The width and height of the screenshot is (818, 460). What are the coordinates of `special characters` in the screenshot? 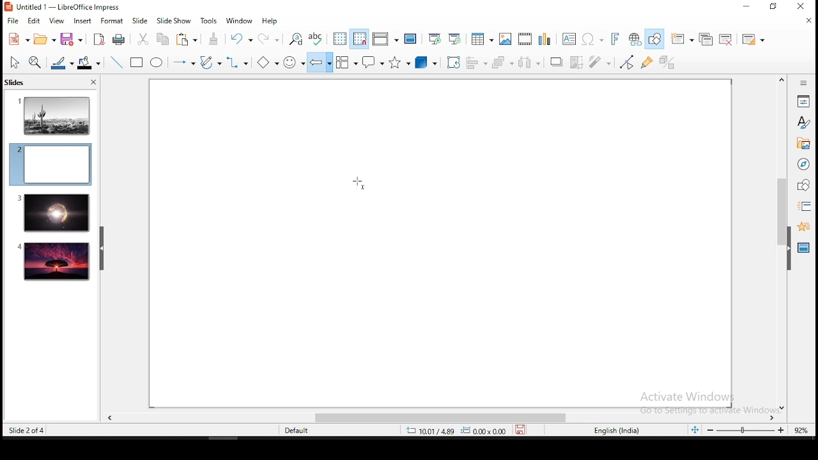 It's located at (590, 40).